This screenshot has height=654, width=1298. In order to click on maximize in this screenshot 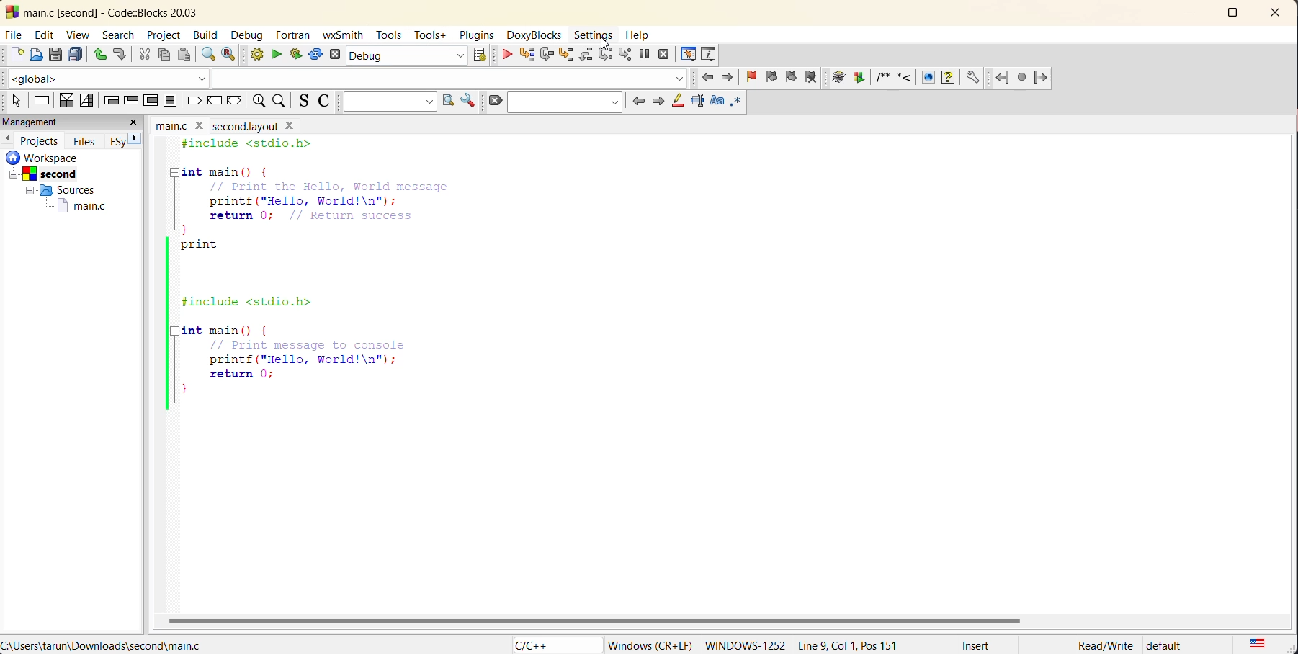, I will do `click(1237, 15)`.